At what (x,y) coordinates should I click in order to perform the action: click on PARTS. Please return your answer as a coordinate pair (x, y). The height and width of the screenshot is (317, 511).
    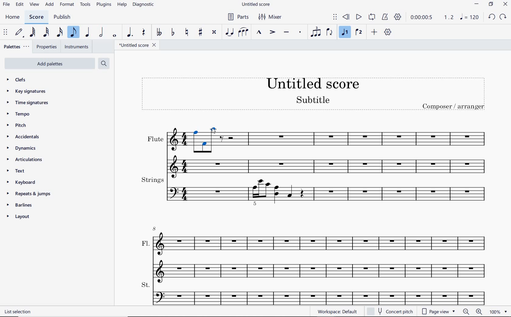
    Looking at the image, I should click on (238, 17).